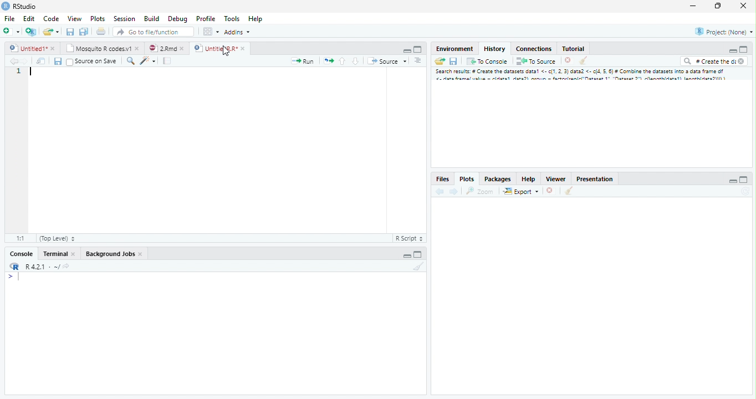 This screenshot has height=399, width=756. Describe the element at coordinates (31, 30) in the screenshot. I see `Create a project` at that location.